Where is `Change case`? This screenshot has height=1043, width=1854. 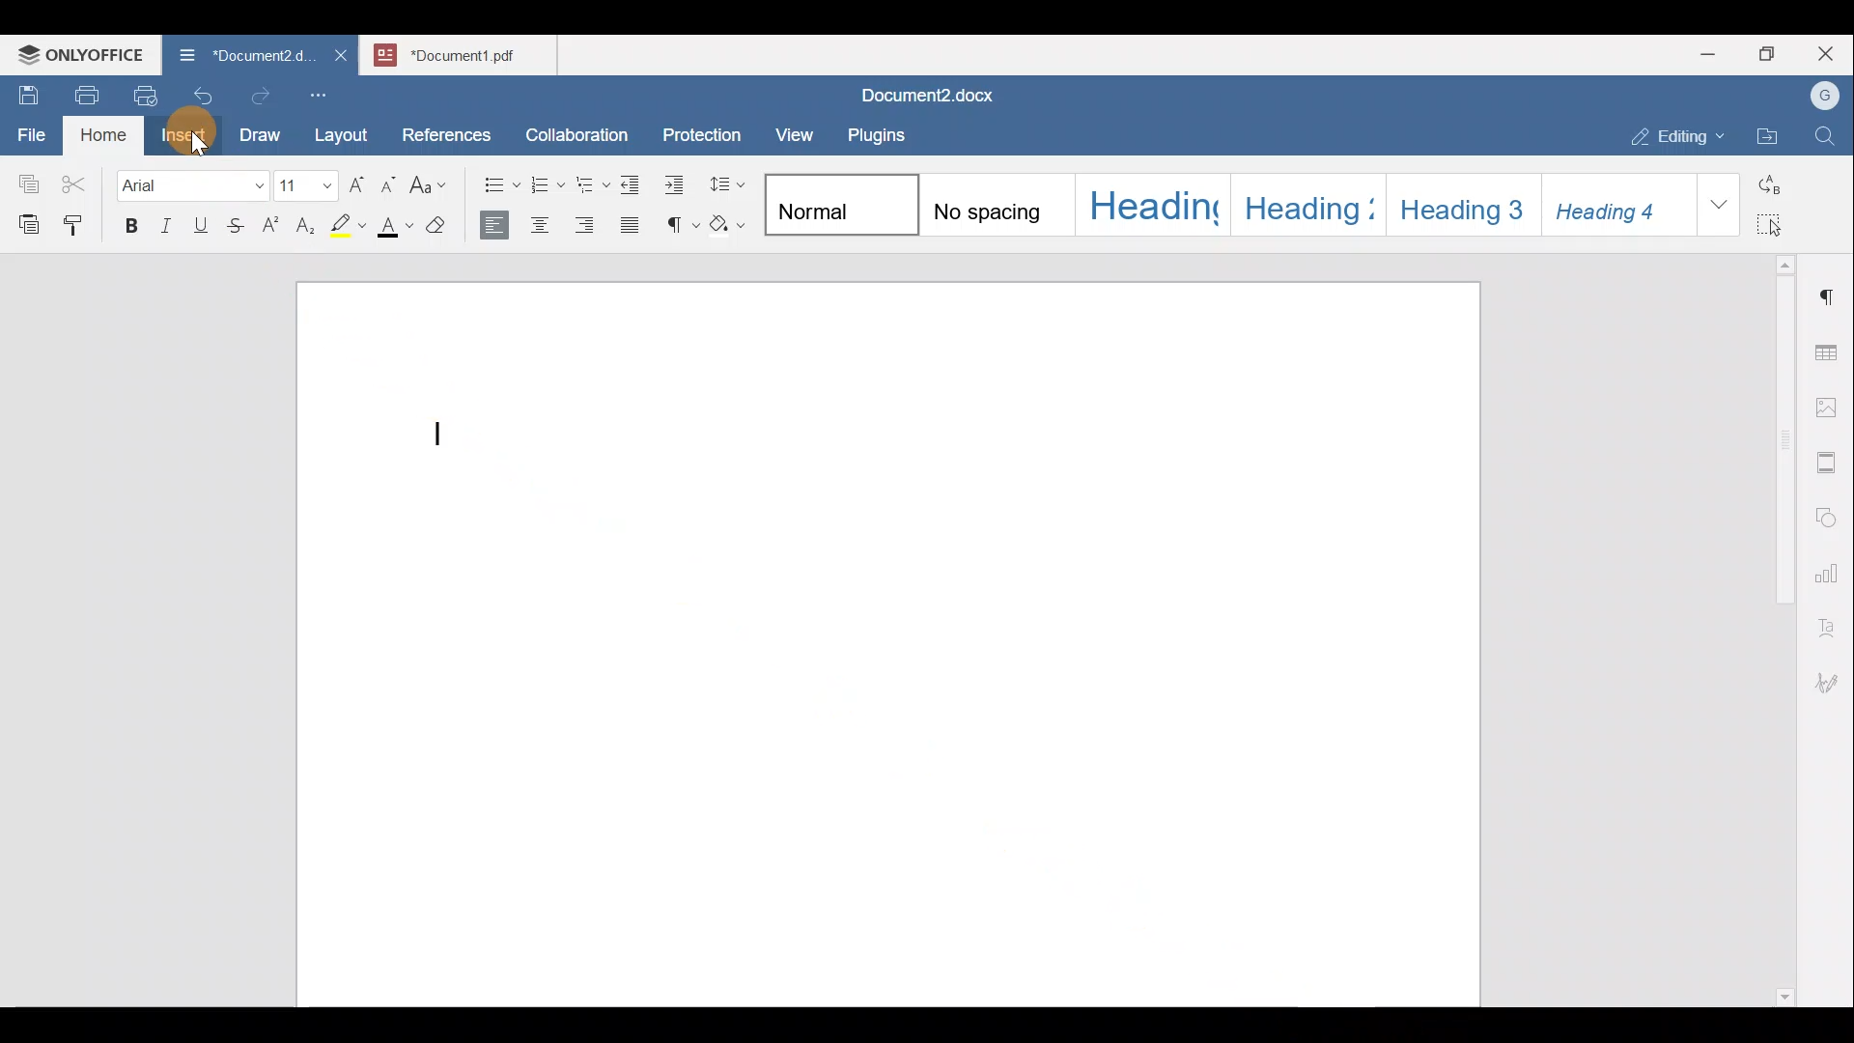 Change case is located at coordinates (430, 181).